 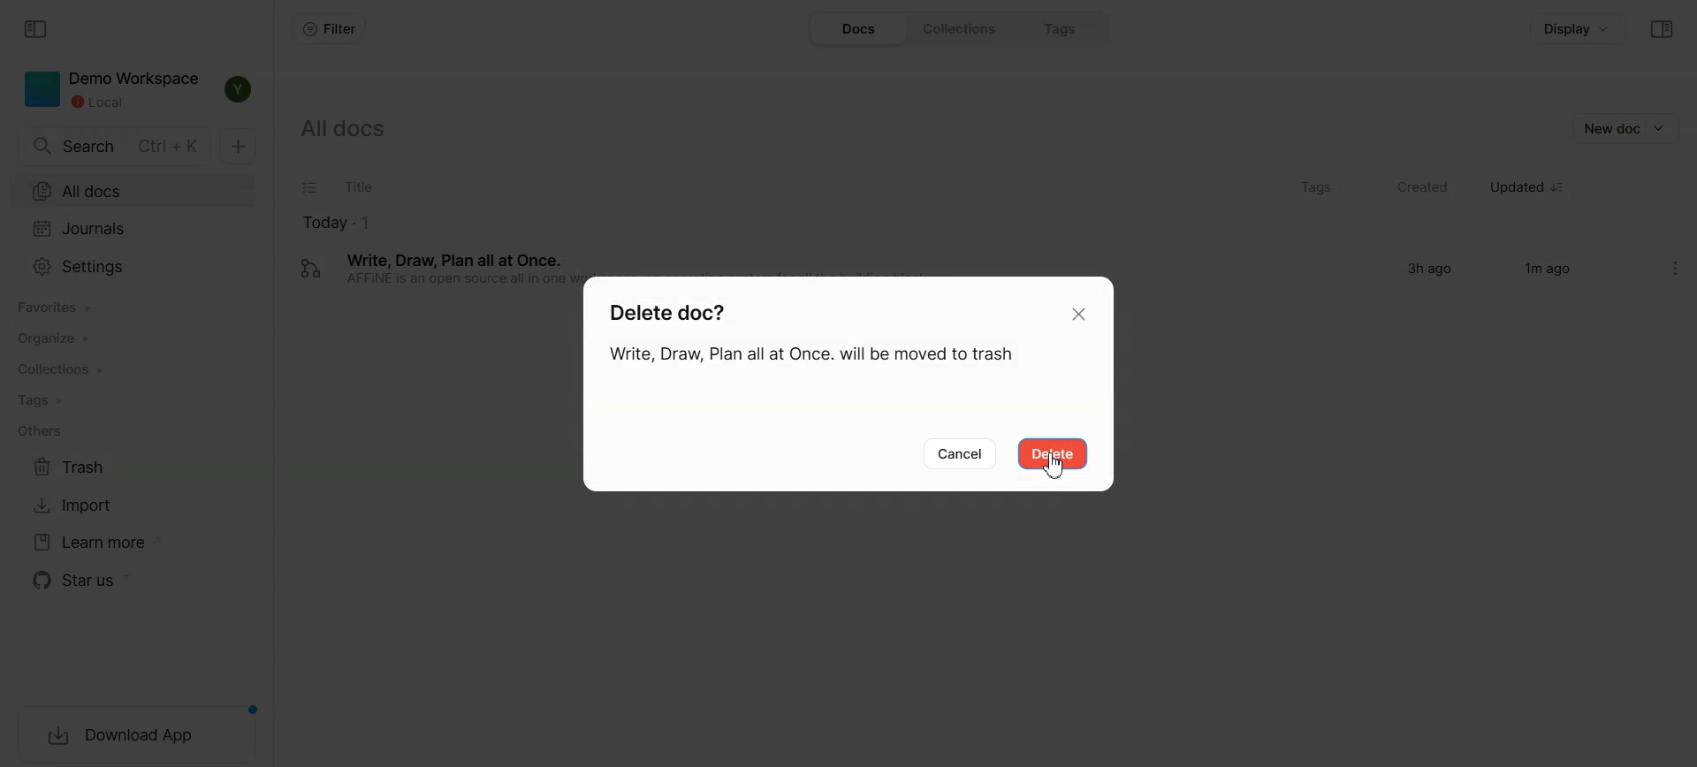 I want to click on Search, so click(x=115, y=147).